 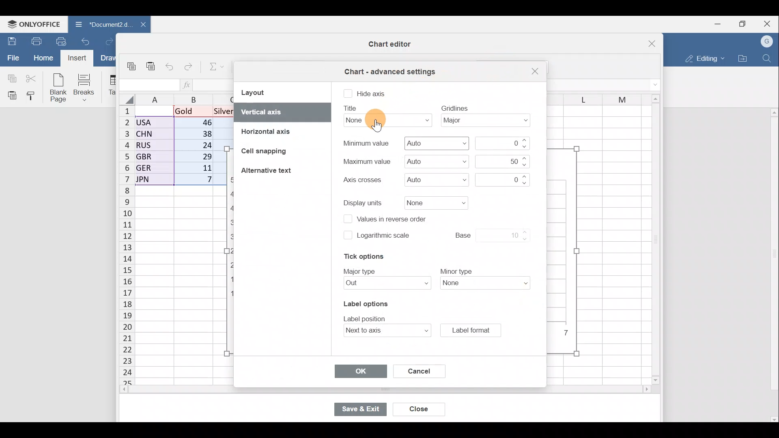 What do you see at coordinates (149, 83) in the screenshot?
I see `Cell name` at bounding box center [149, 83].